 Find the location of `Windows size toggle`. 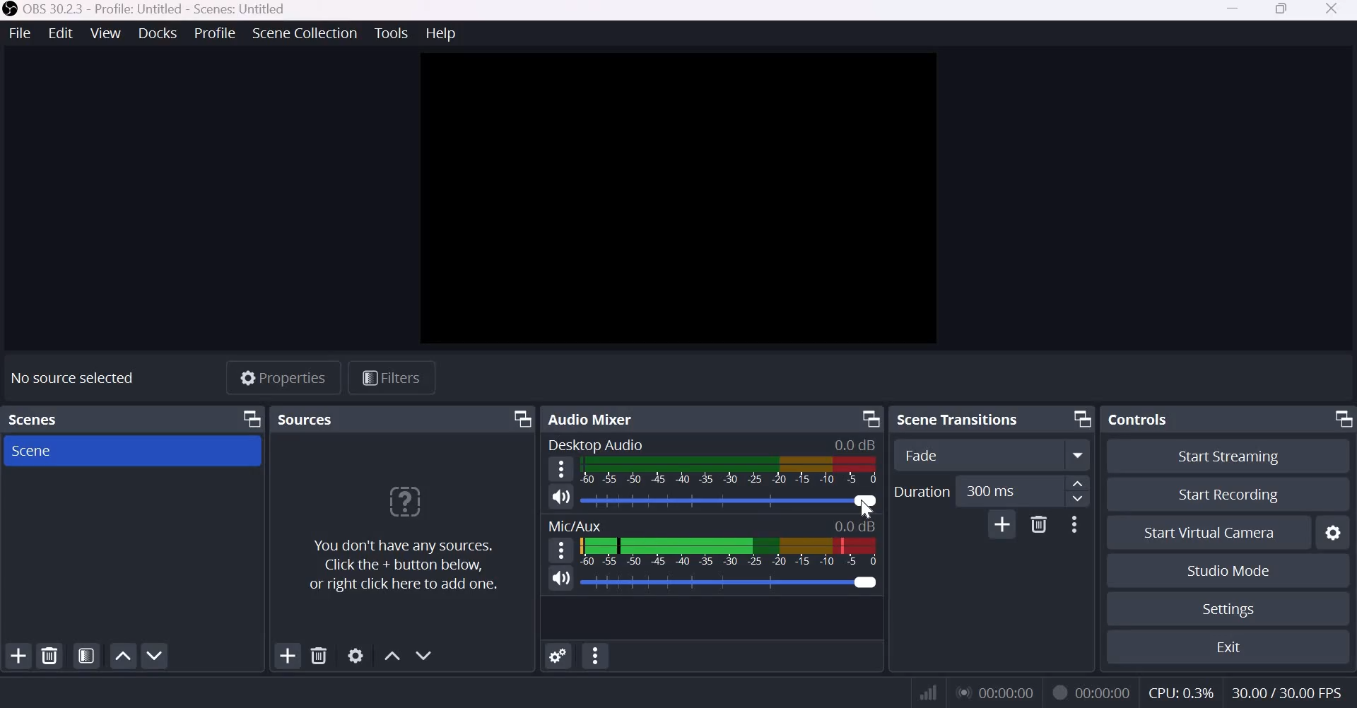

Windows size toggle is located at coordinates (1286, 11).